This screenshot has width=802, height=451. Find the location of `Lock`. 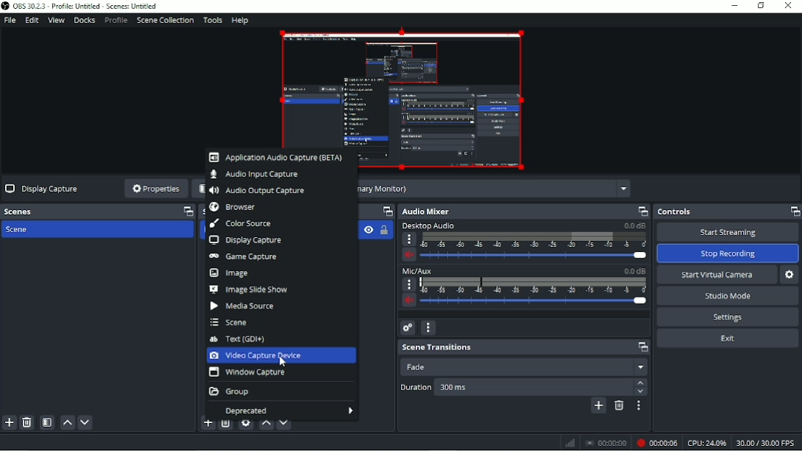

Lock is located at coordinates (383, 230).